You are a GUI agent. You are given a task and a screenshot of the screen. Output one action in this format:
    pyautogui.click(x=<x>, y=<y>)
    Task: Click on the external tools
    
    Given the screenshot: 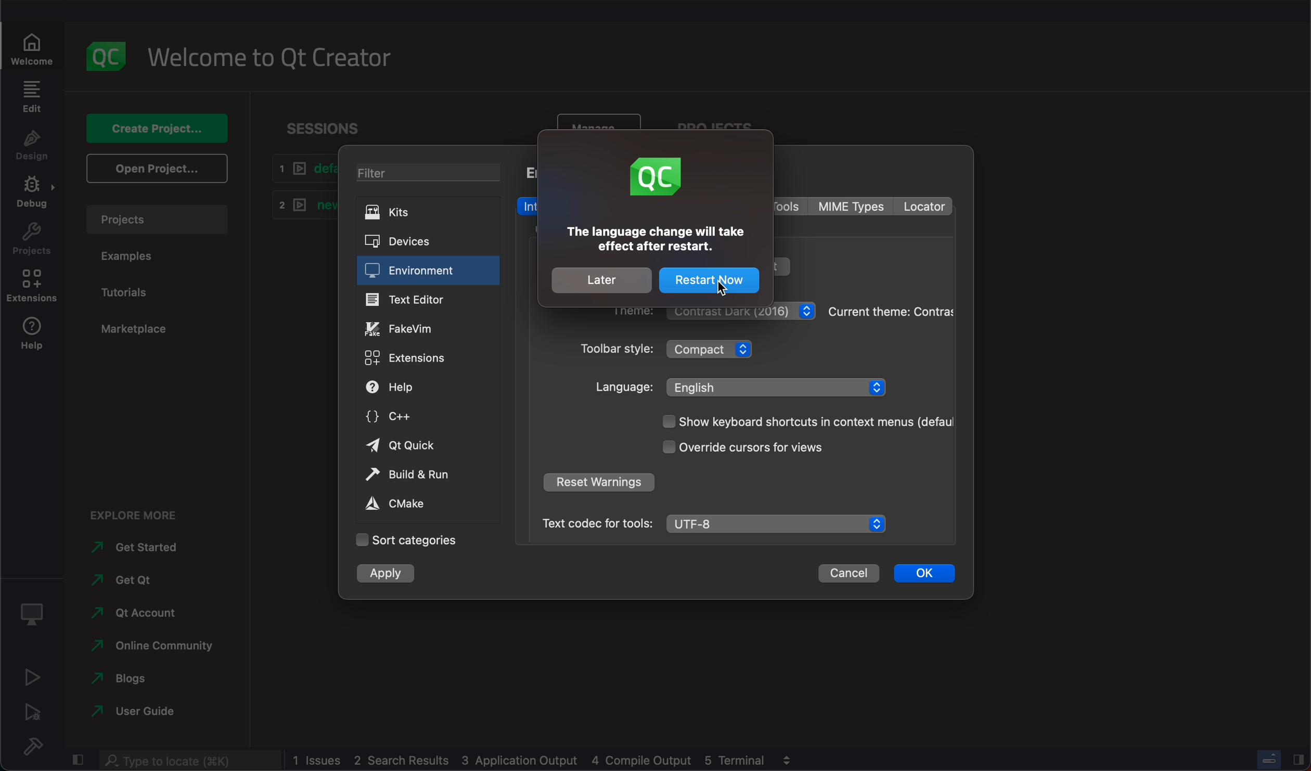 What is the action you would take?
    pyautogui.click(x=791, y=208)
    